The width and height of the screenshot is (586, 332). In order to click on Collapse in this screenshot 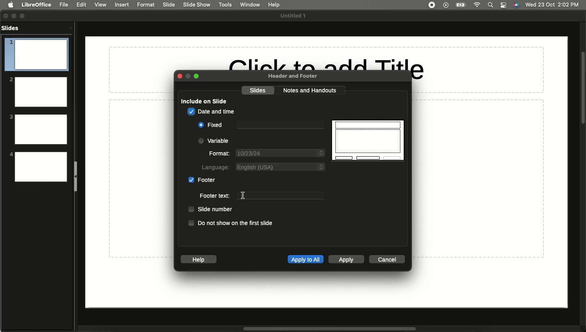, I will do `click(77, 176)`.